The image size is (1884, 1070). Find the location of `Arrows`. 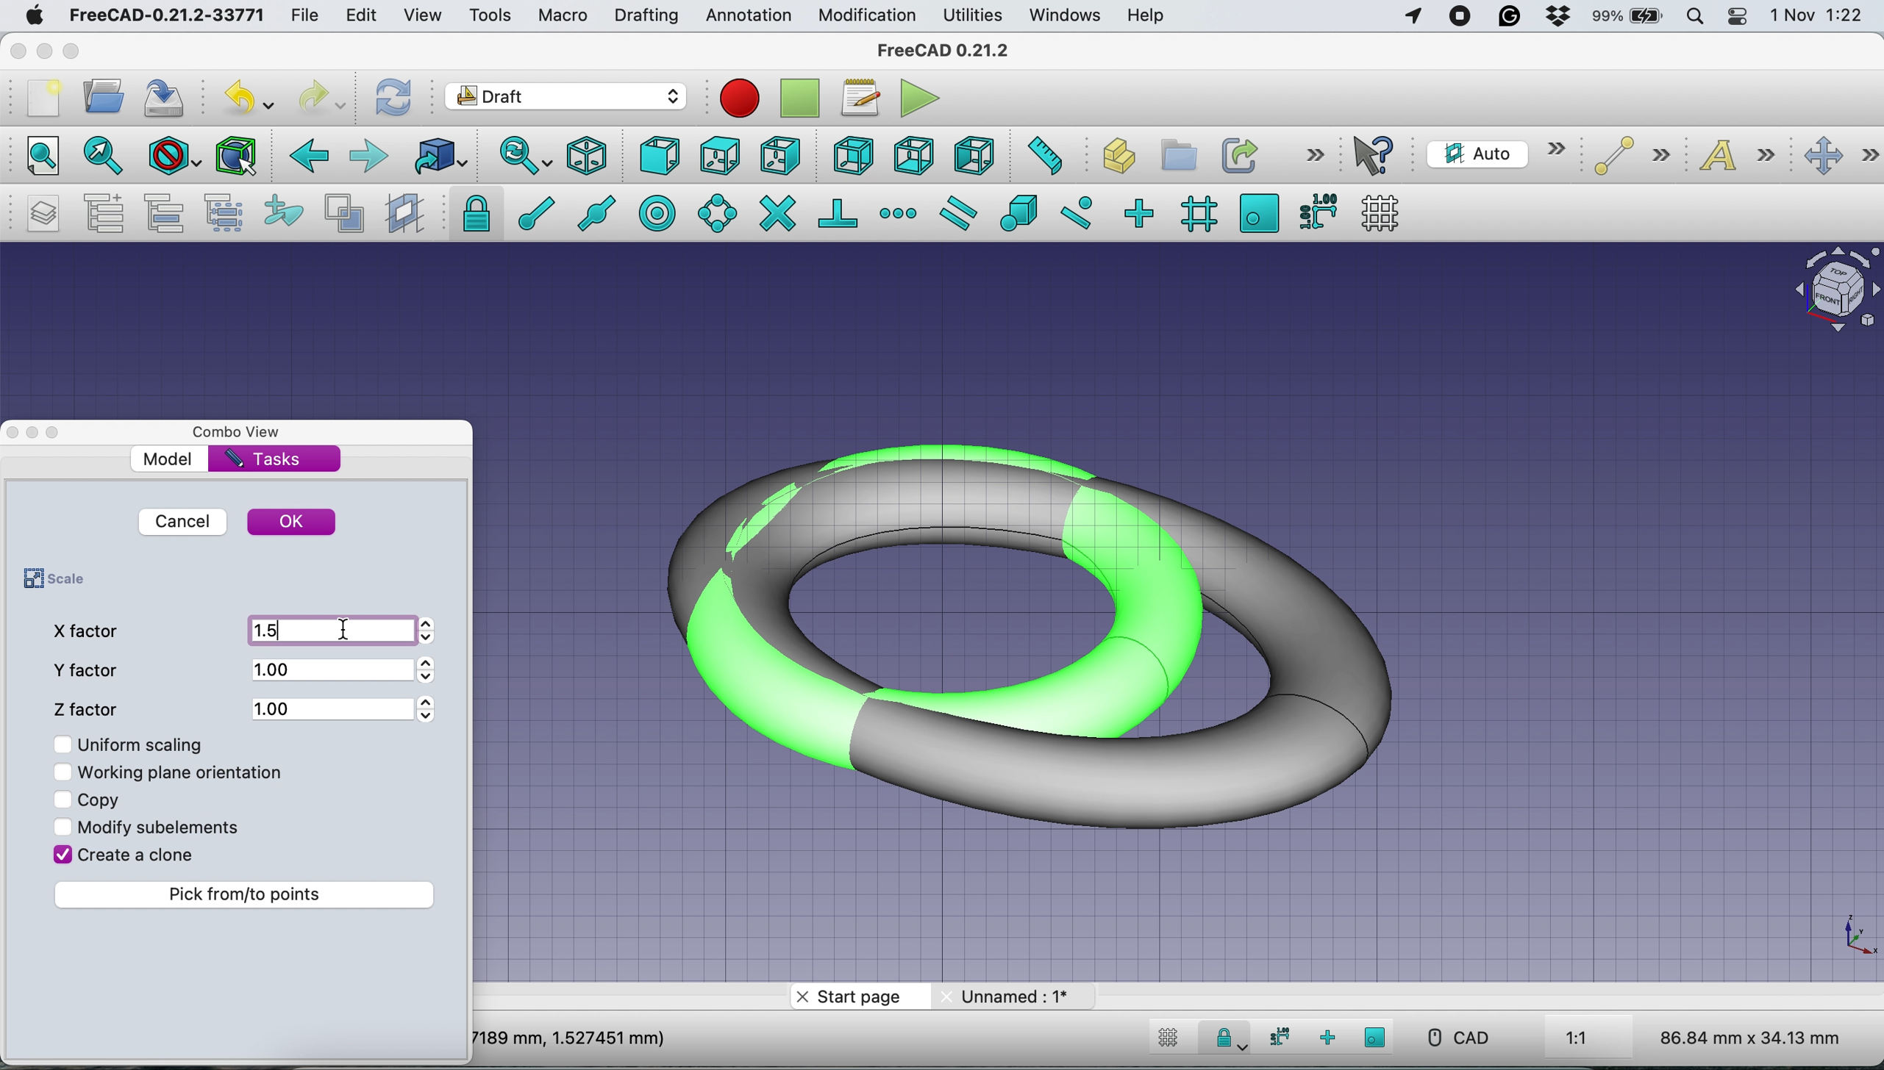

Arrows is located at coordinates (434, 630).